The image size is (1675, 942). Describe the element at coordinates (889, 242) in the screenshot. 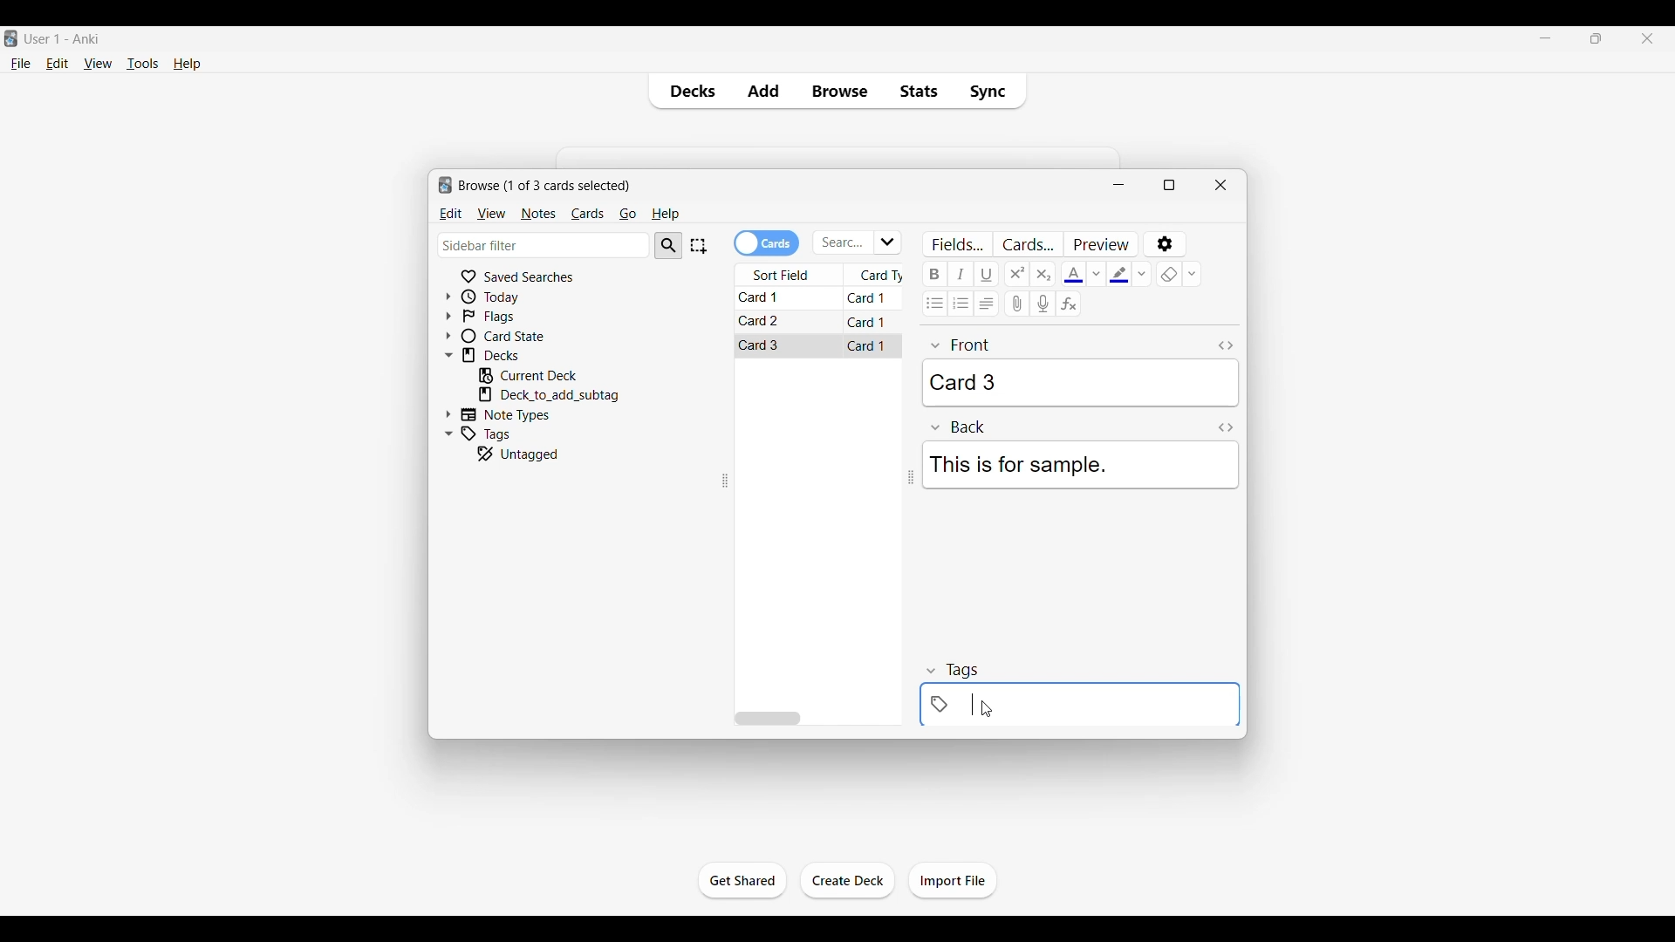

I see `Click to see list` at that location.